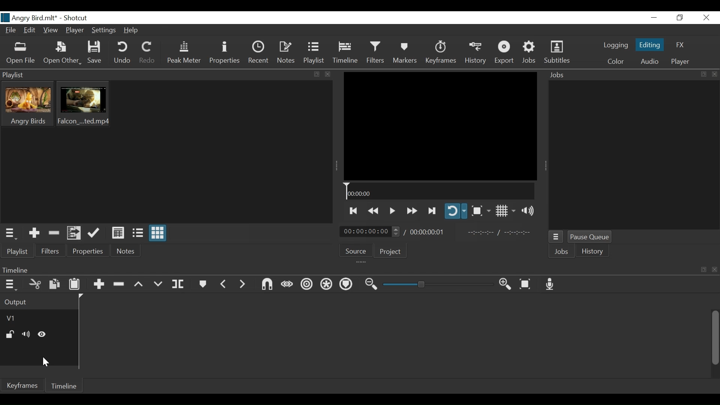  Describe the element at coordinates (10, 29) in the screenshot. I see `File` at that location.